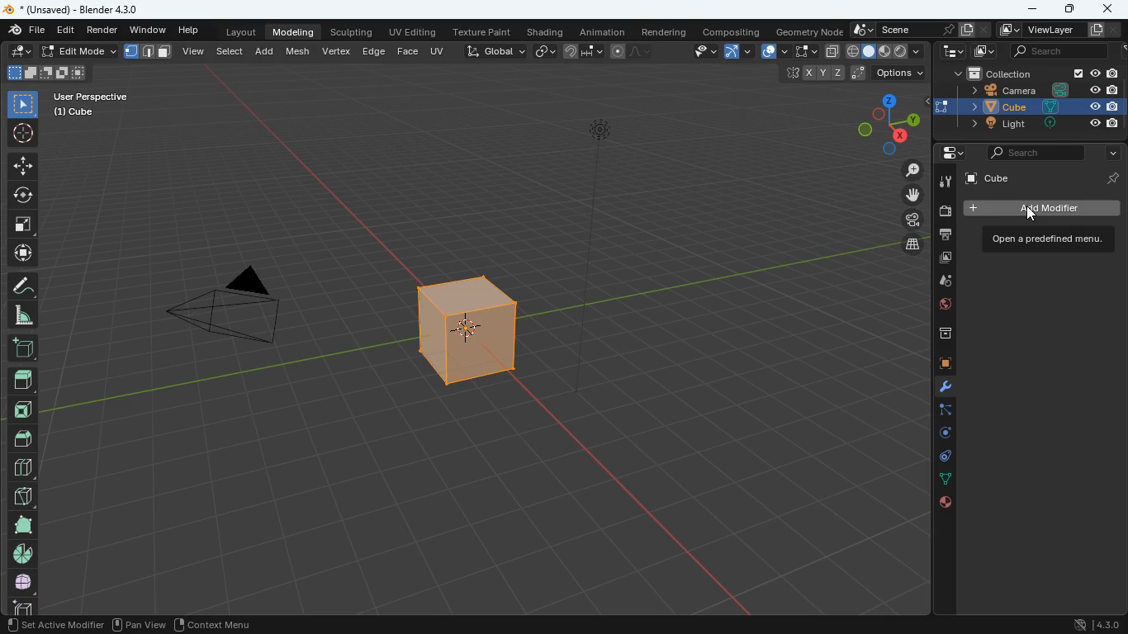 The width and height of the screenshot is (1128, 634). What do you see at coordinates (23, 31) in the screenshot?
I see `file` at bounding box center [23, 31].